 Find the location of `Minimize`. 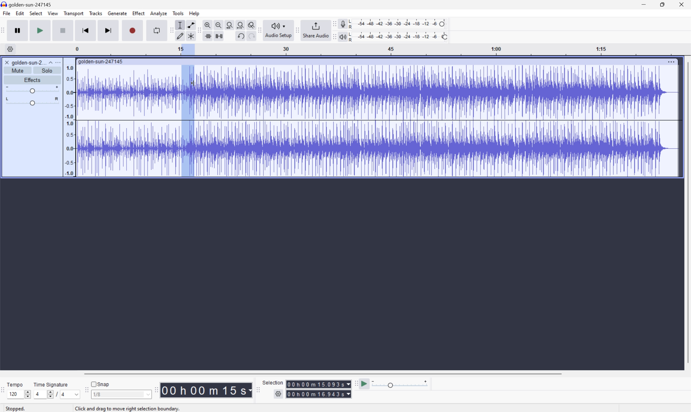

Minimize is located at coordinates (643, 4).